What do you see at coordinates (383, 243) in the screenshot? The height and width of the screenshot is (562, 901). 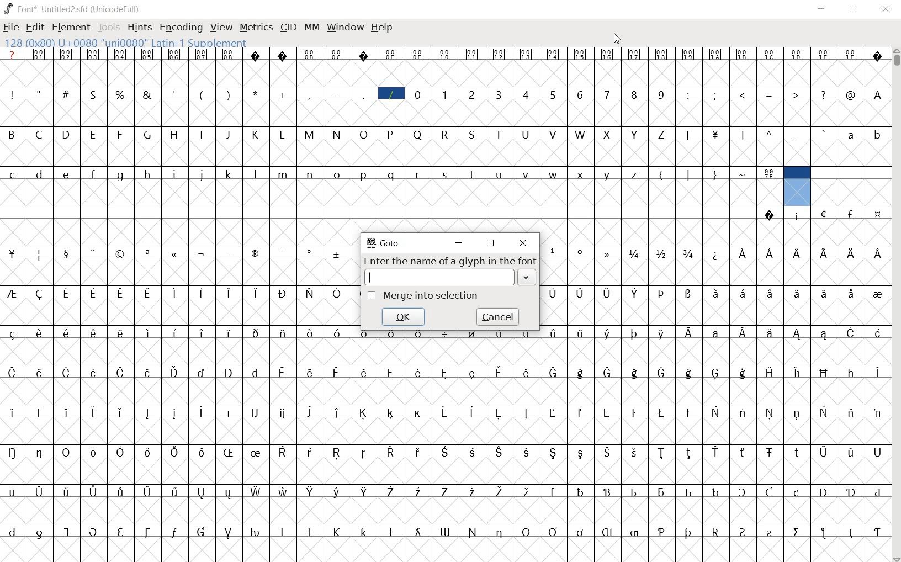 I see `GoTo` at bounding box center [383, 243].